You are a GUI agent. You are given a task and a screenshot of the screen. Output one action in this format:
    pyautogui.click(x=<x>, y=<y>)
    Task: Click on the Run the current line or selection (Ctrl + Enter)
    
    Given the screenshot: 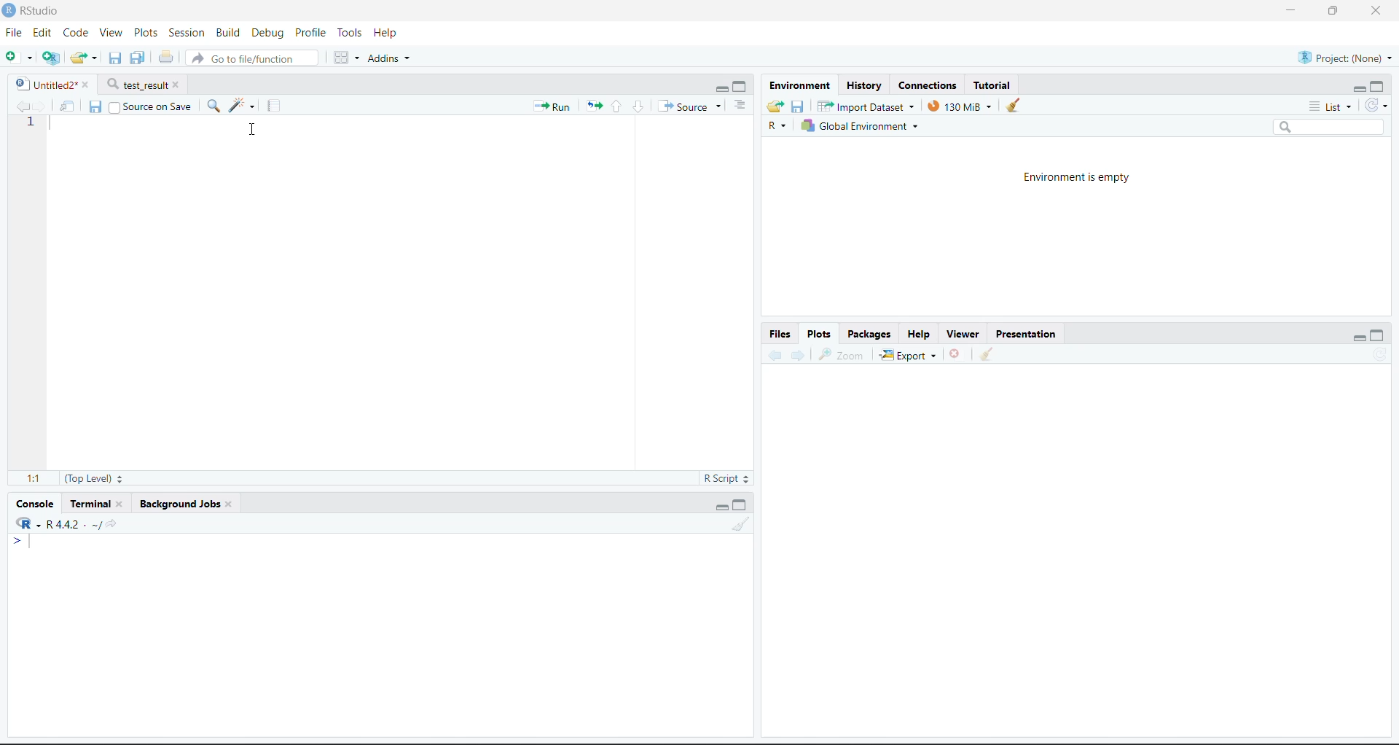 What is the action you would take?
    pyautogui.click(x=549, y=107)
    